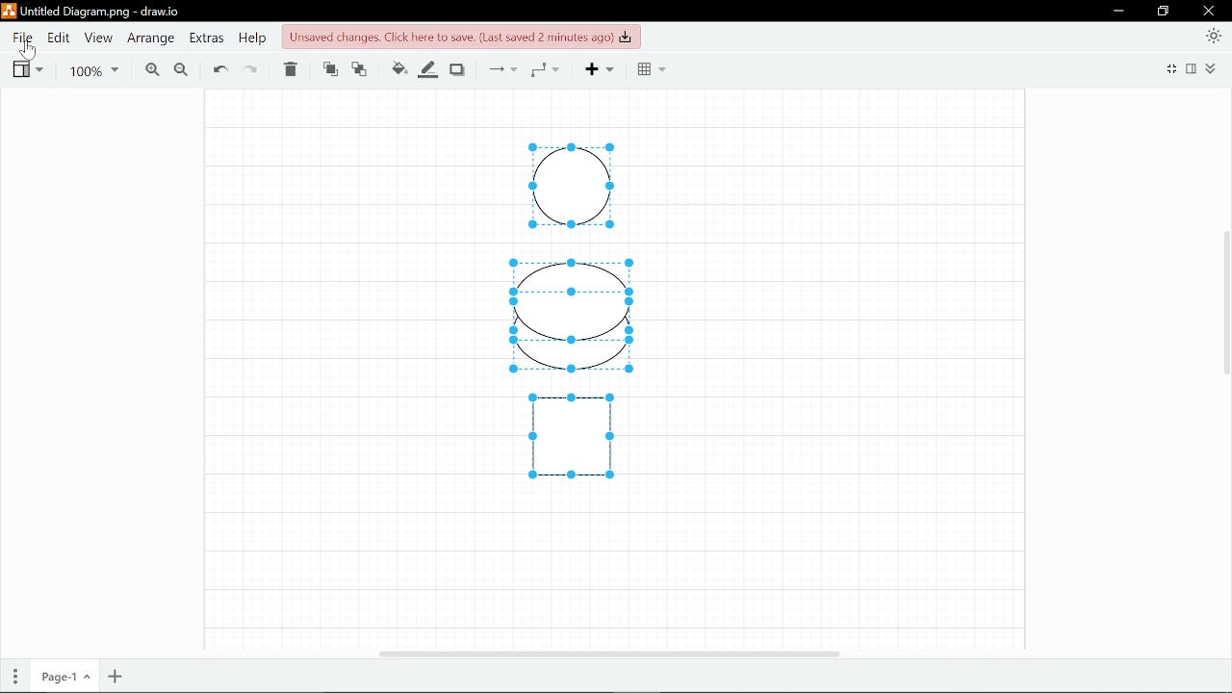  I want to click on Pages, so click(15, 675).